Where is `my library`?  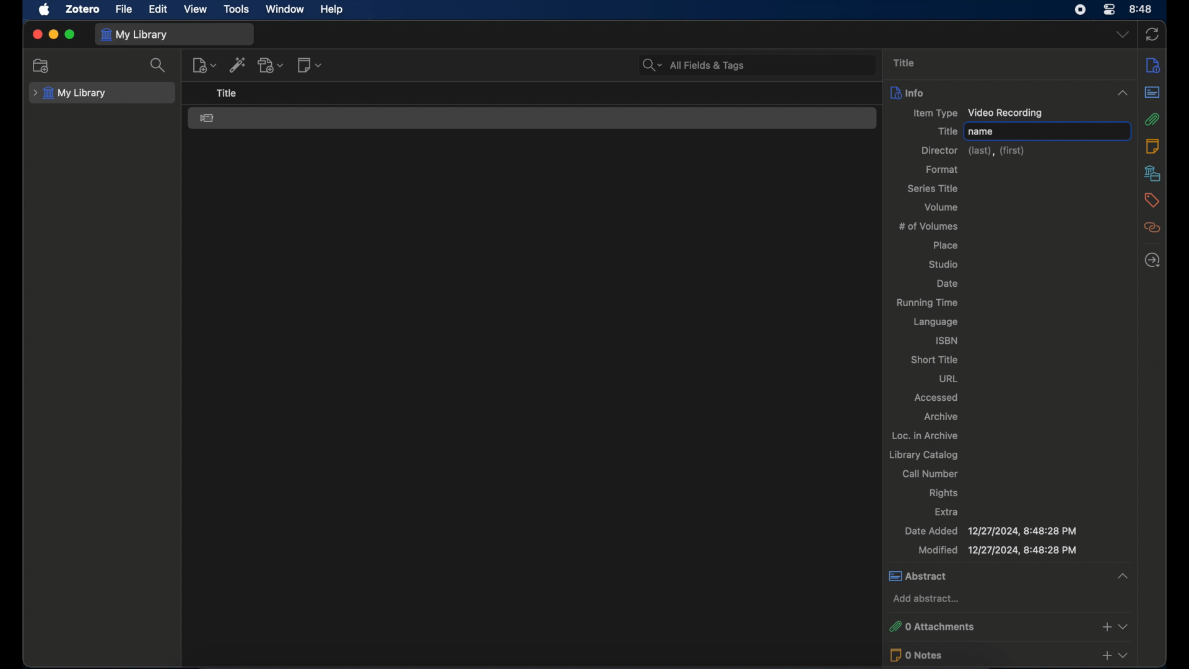 my library is located at coordinates (134, 35).